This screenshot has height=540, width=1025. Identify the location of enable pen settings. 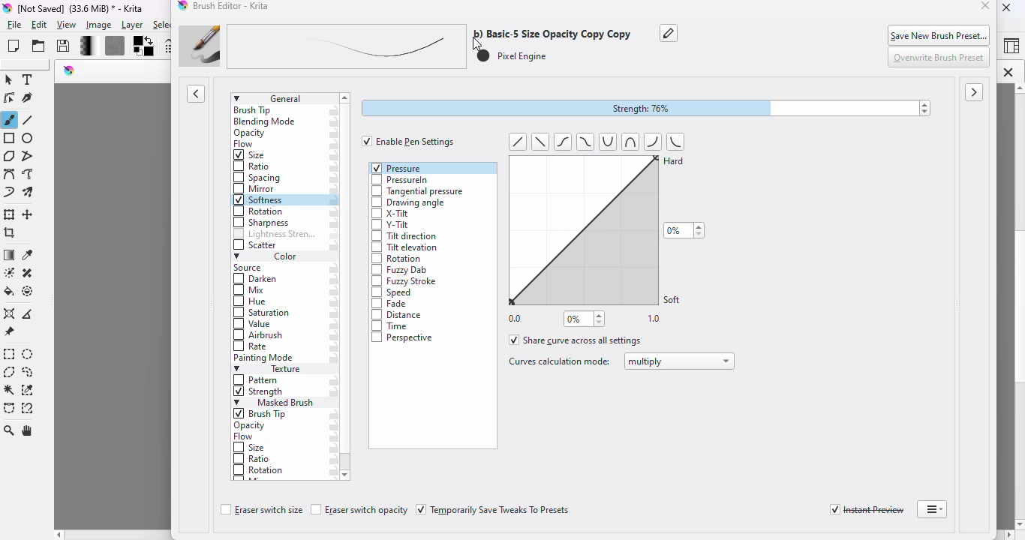
(409, 141).